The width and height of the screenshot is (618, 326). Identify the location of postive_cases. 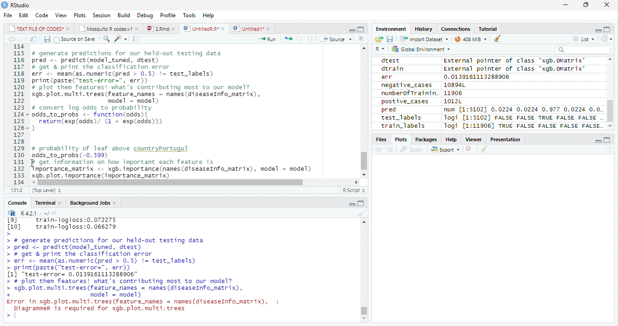
(404, 101).